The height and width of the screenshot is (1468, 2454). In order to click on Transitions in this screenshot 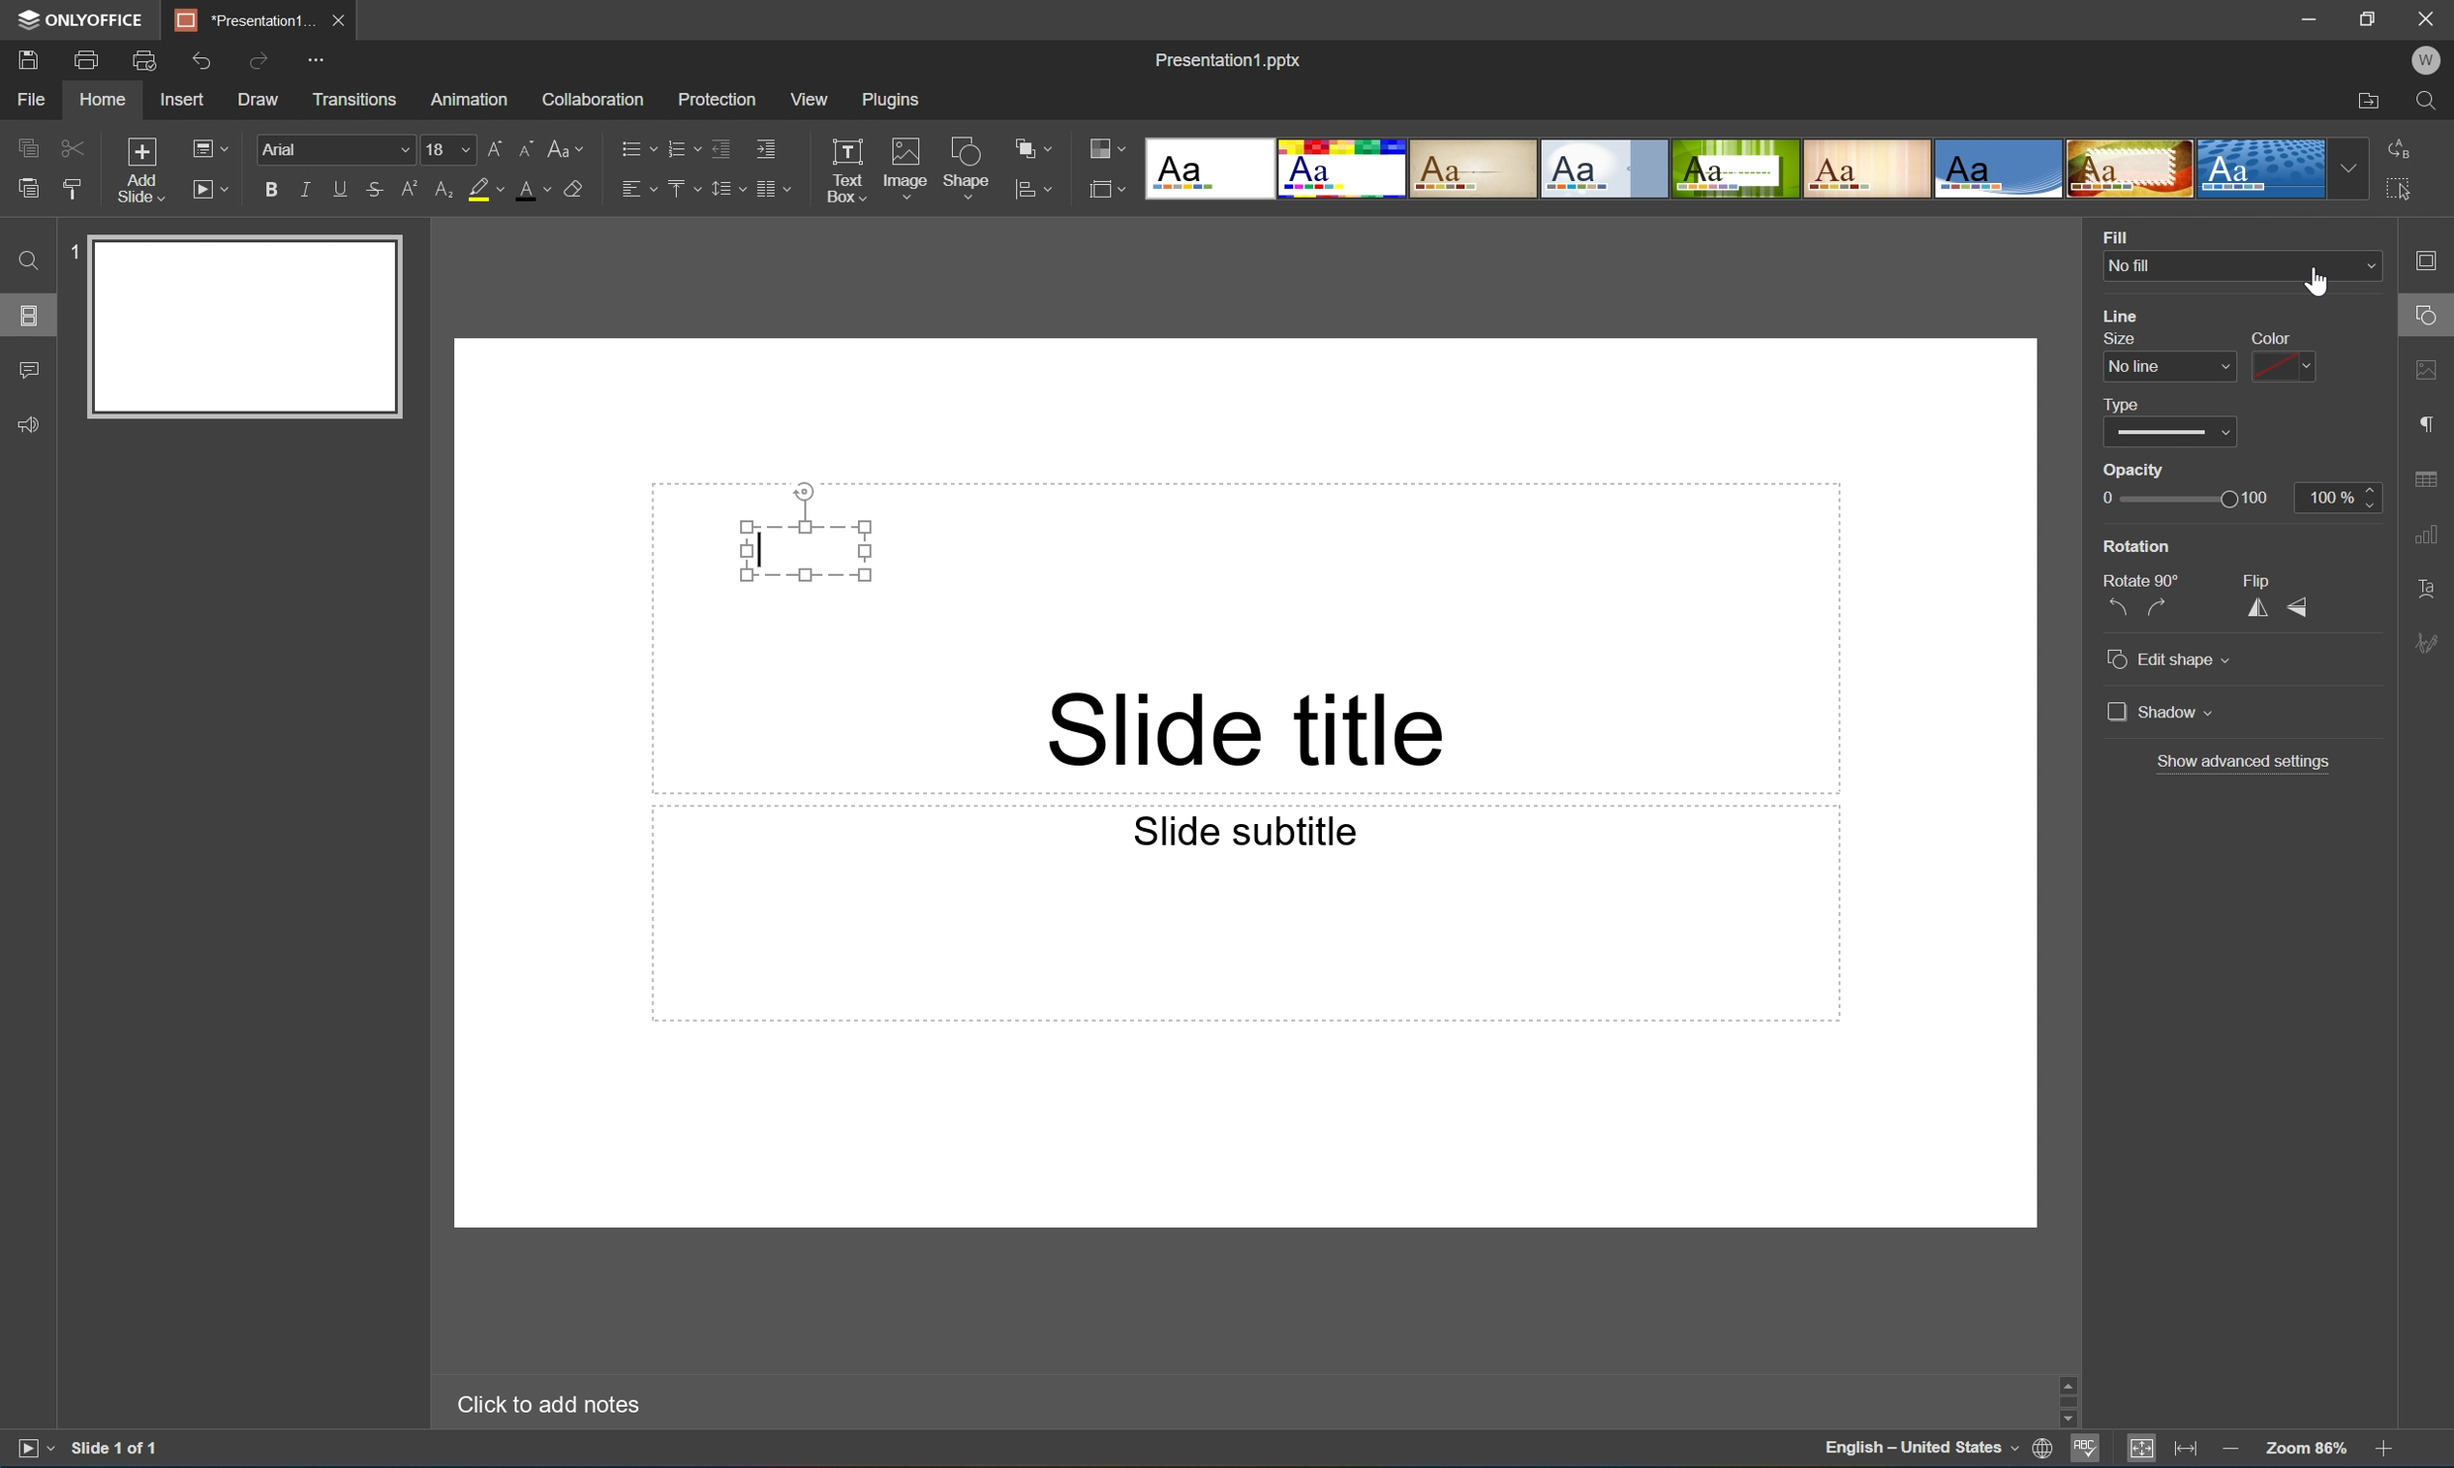, I will do `click(353, 98)`.